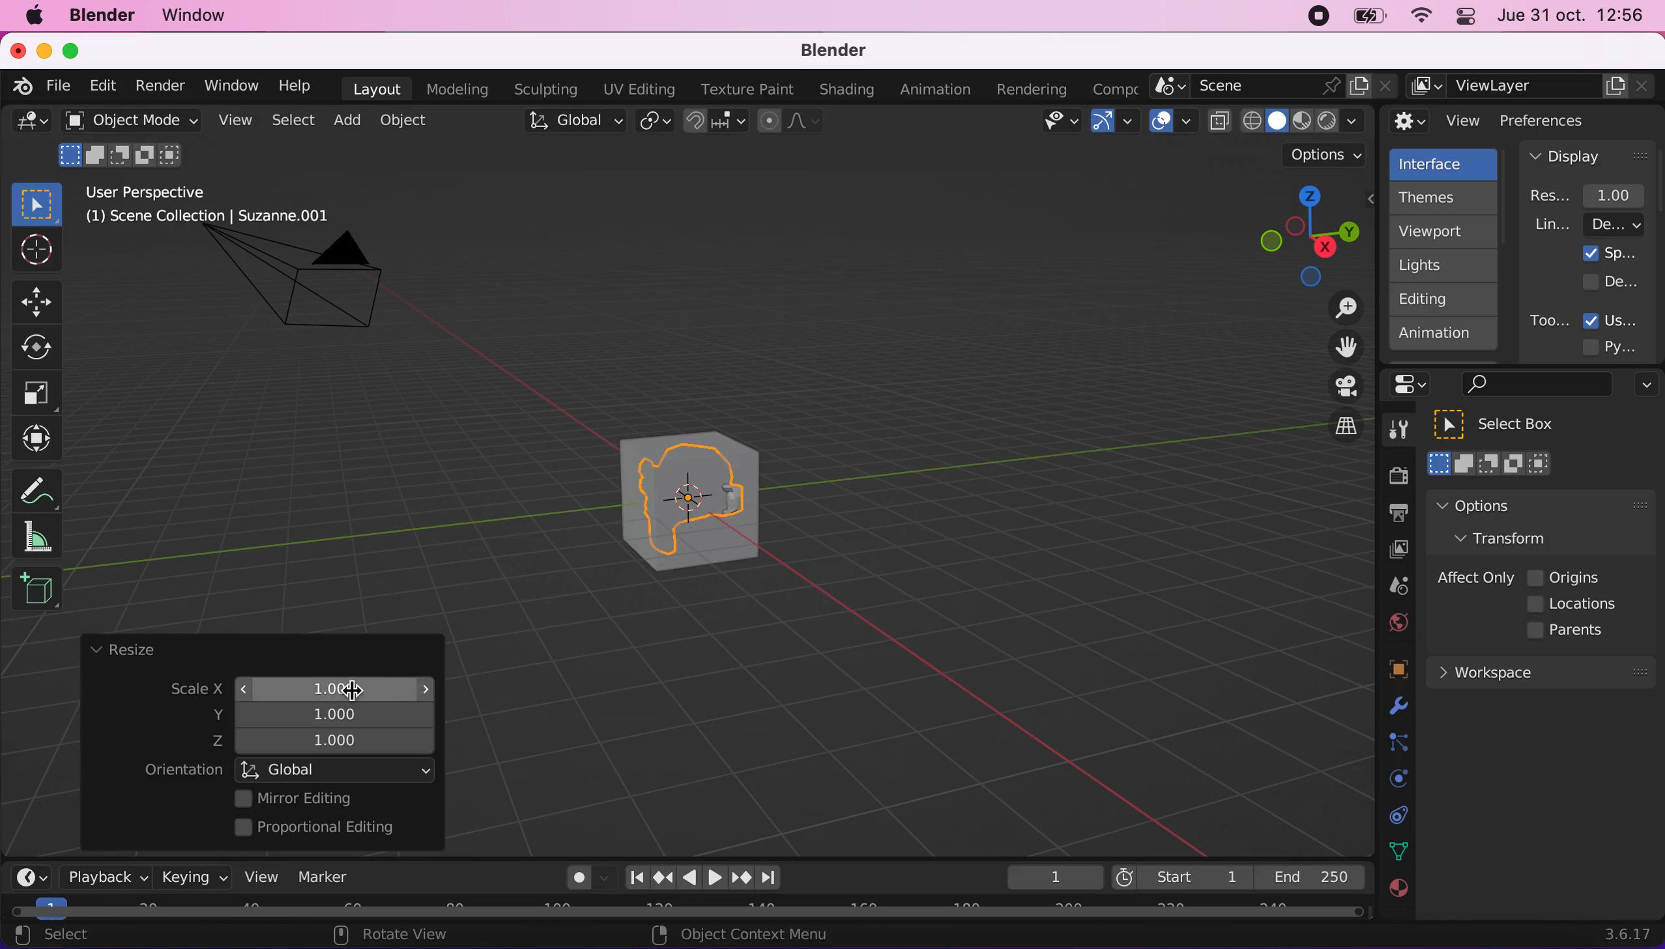 The image size is (1665, 949). Describe the element at coordinates (1395, 815) in the screenshot. I see `collection` at that location.